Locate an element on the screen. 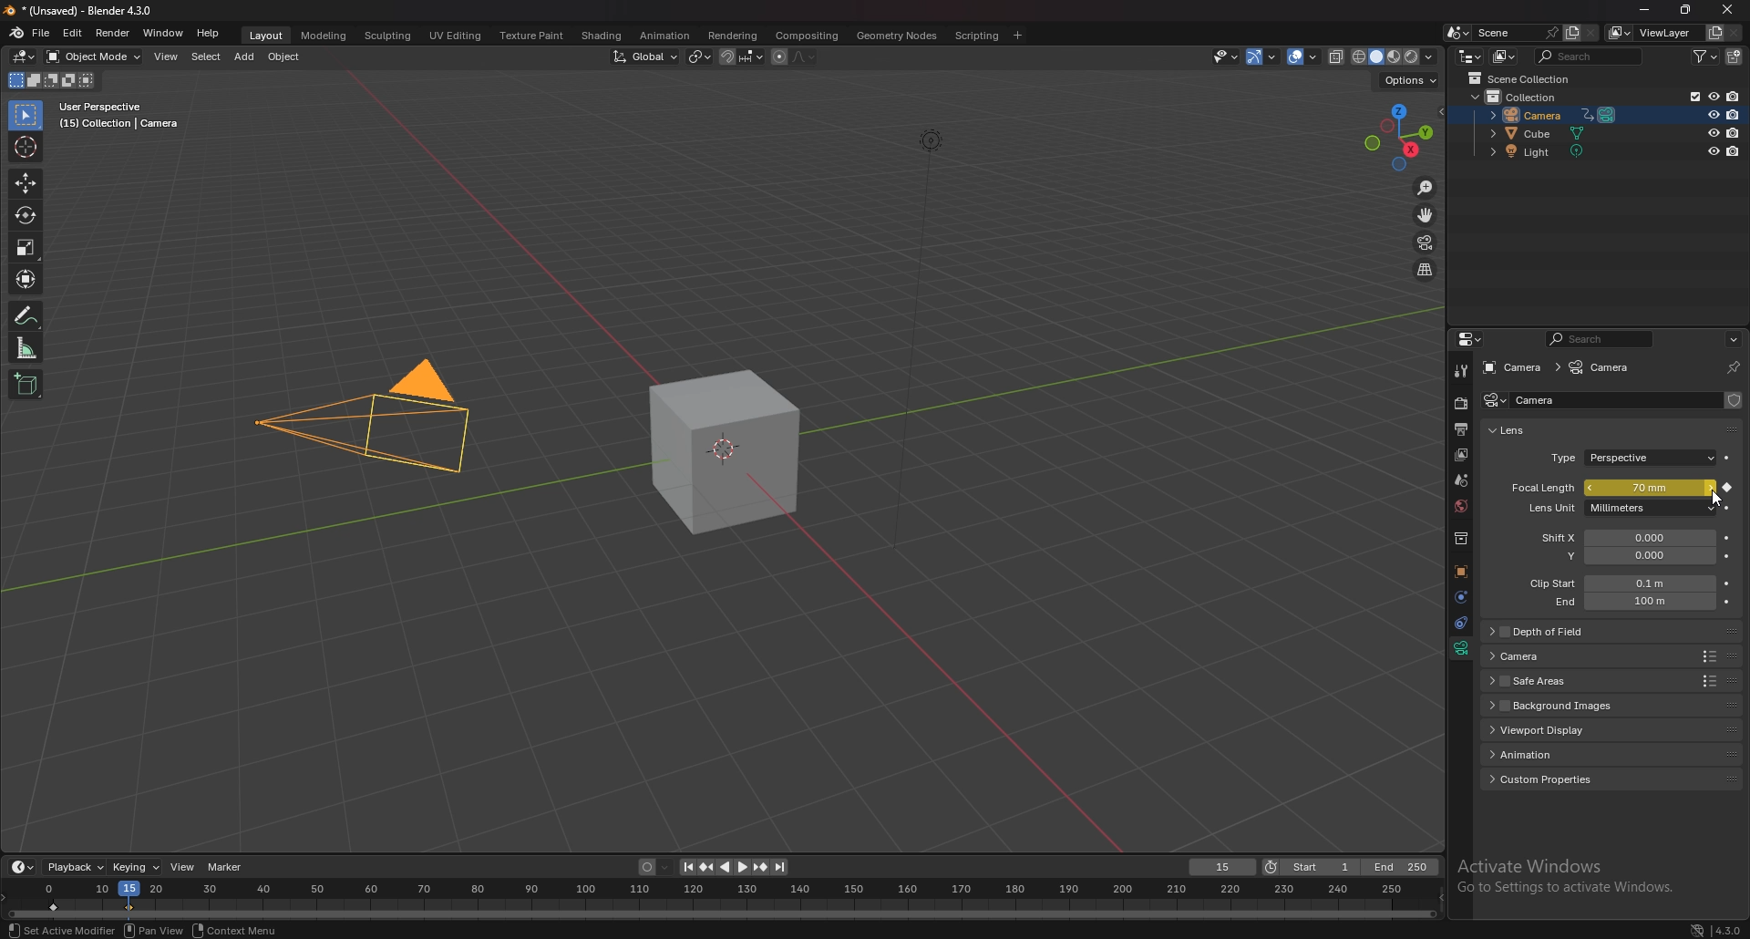 Image resolution: width=1750 pixels, height=939 pixels. render is located at coordinates (1459, 405).